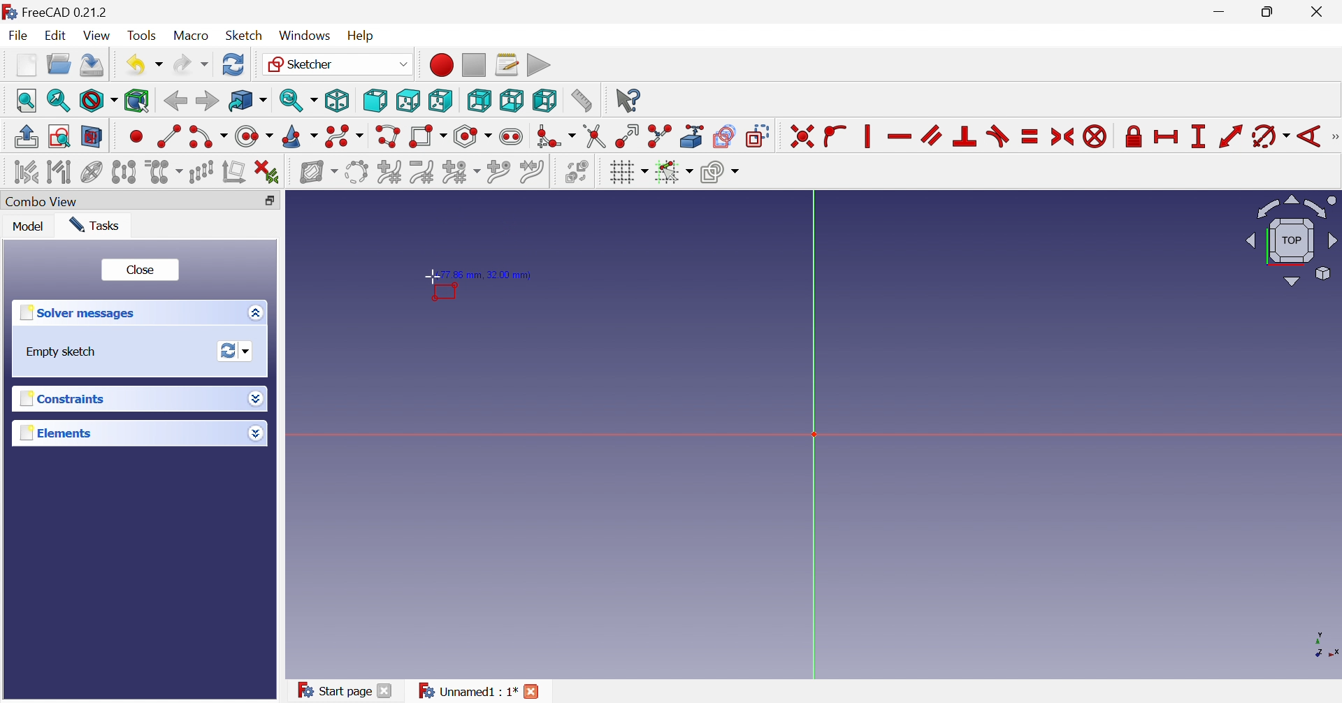 This screenshot has width=1342, height=703. I want to click on Help, so click(361, 35).